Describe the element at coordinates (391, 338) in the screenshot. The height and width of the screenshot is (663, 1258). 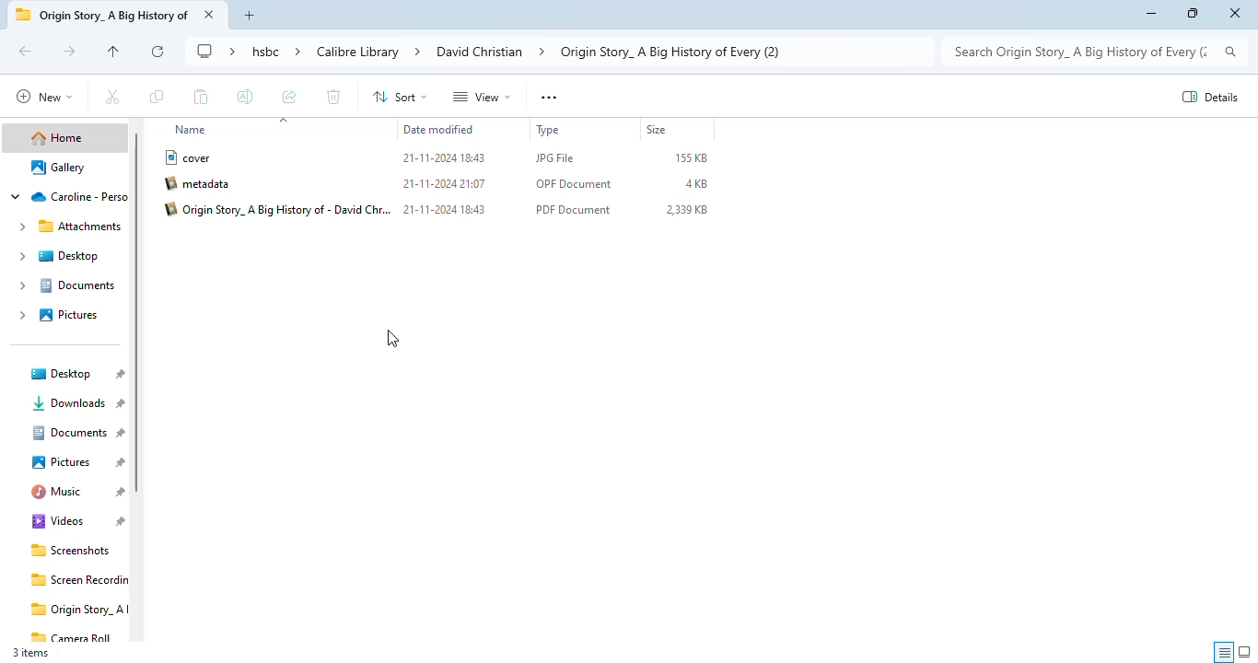
I see `cursor` at that location.